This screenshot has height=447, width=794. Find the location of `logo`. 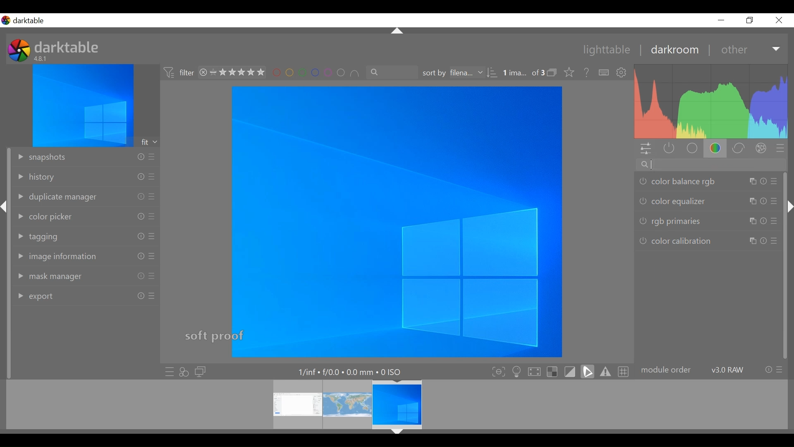

logo is located at coordinates (19, 50).